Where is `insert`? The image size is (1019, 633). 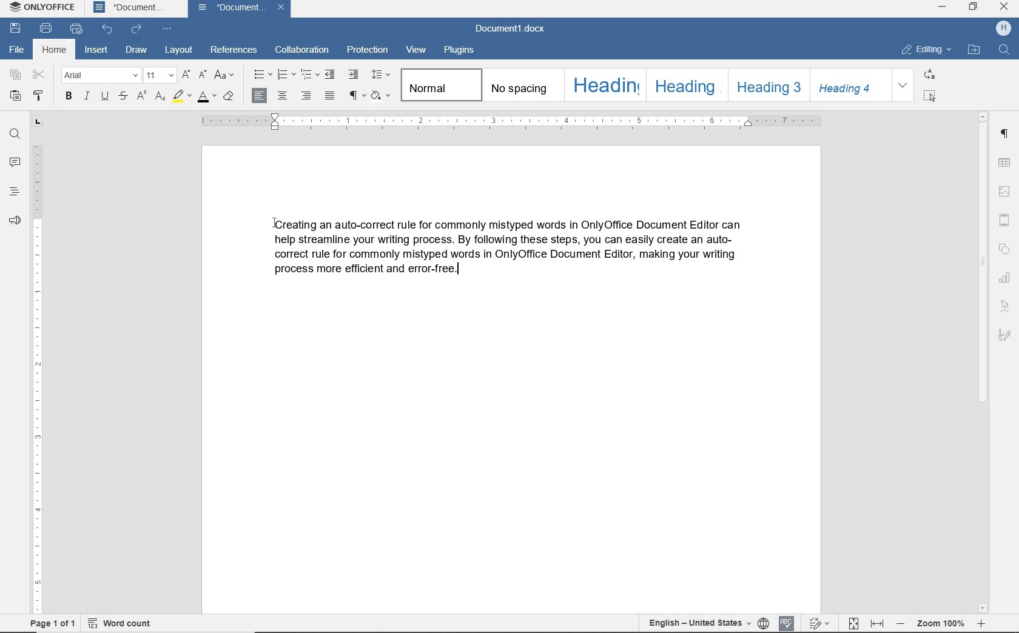
insert is located at coordinates (98, 51).